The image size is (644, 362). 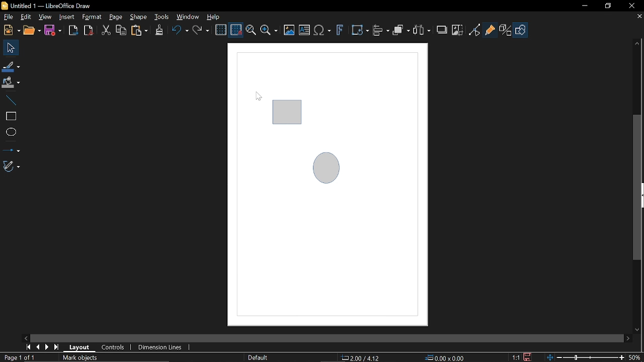 I want to click on Previous page, so click(x=39, y=347).